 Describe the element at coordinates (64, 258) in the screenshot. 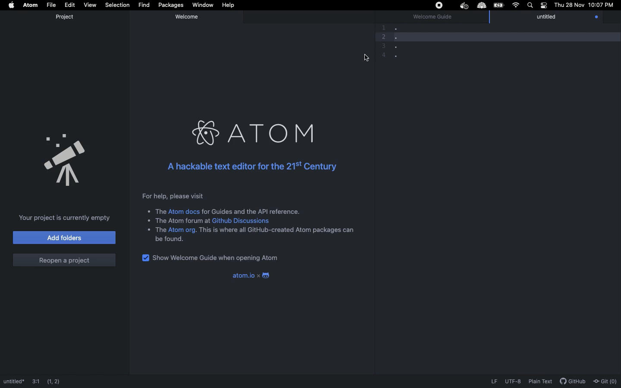

I see `Reopen a project` at that location.